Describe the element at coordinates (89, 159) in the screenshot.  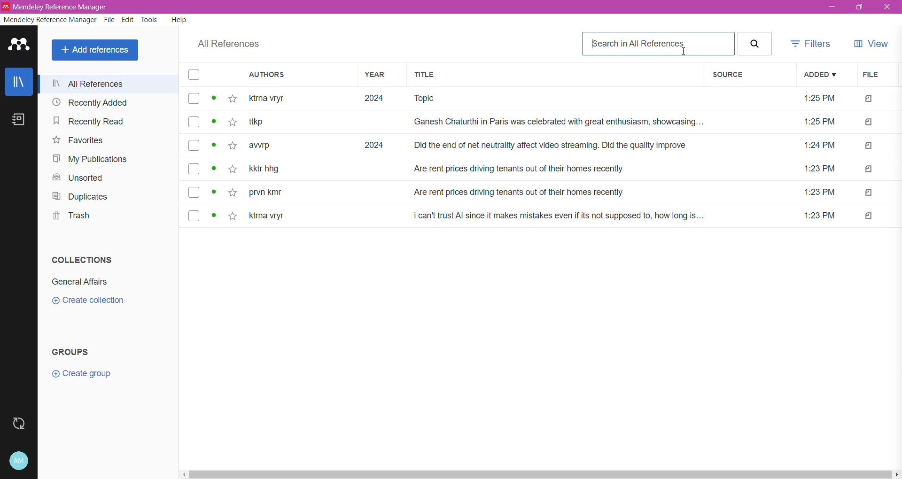
I see `My Publications` at that location.